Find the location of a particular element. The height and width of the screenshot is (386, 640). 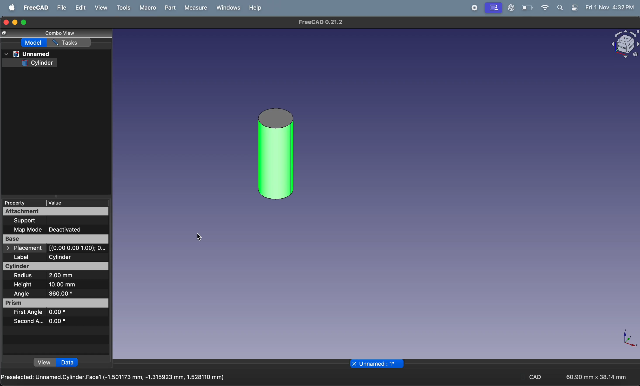

2.00 mm is located at coordinates (70, 276).